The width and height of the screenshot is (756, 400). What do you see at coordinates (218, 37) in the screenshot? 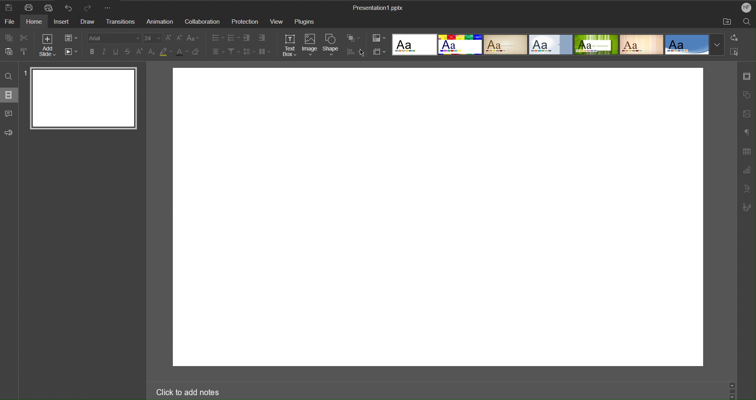
I see `Bullet Points` at bounding box center [218, 37].